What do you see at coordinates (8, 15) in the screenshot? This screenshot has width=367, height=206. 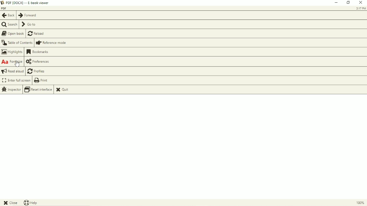 I see `Back` at bounding box center [8, 15].